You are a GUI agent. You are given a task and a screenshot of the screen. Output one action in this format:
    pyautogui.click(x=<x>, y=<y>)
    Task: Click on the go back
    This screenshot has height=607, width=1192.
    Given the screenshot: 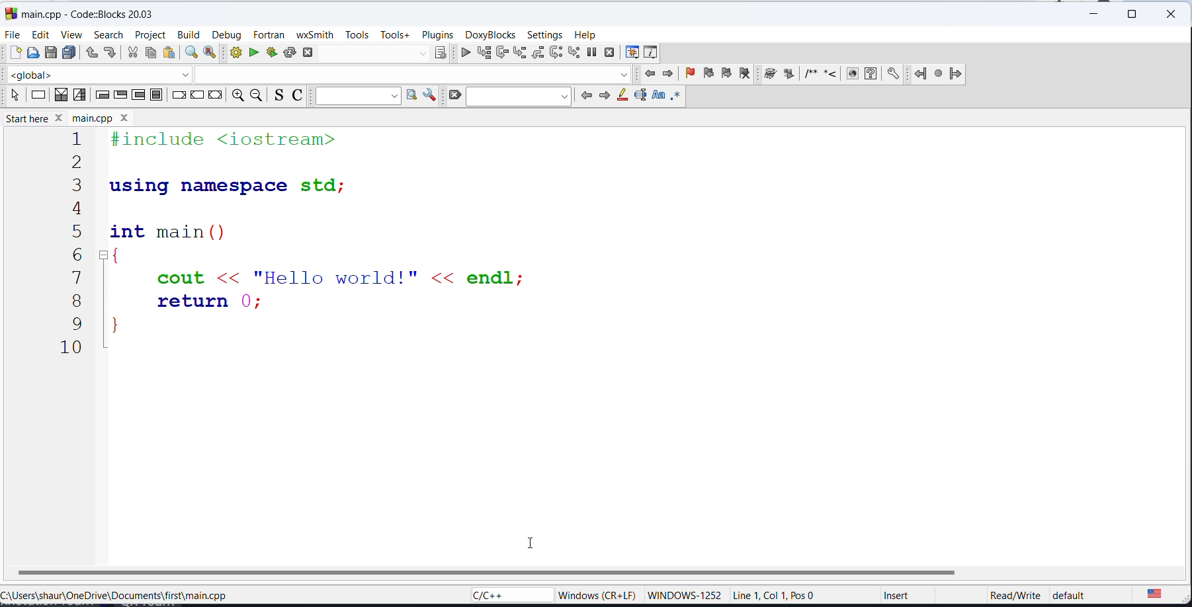 What is the action you would take?
    pyautogui.click(x=585, y=98)
    